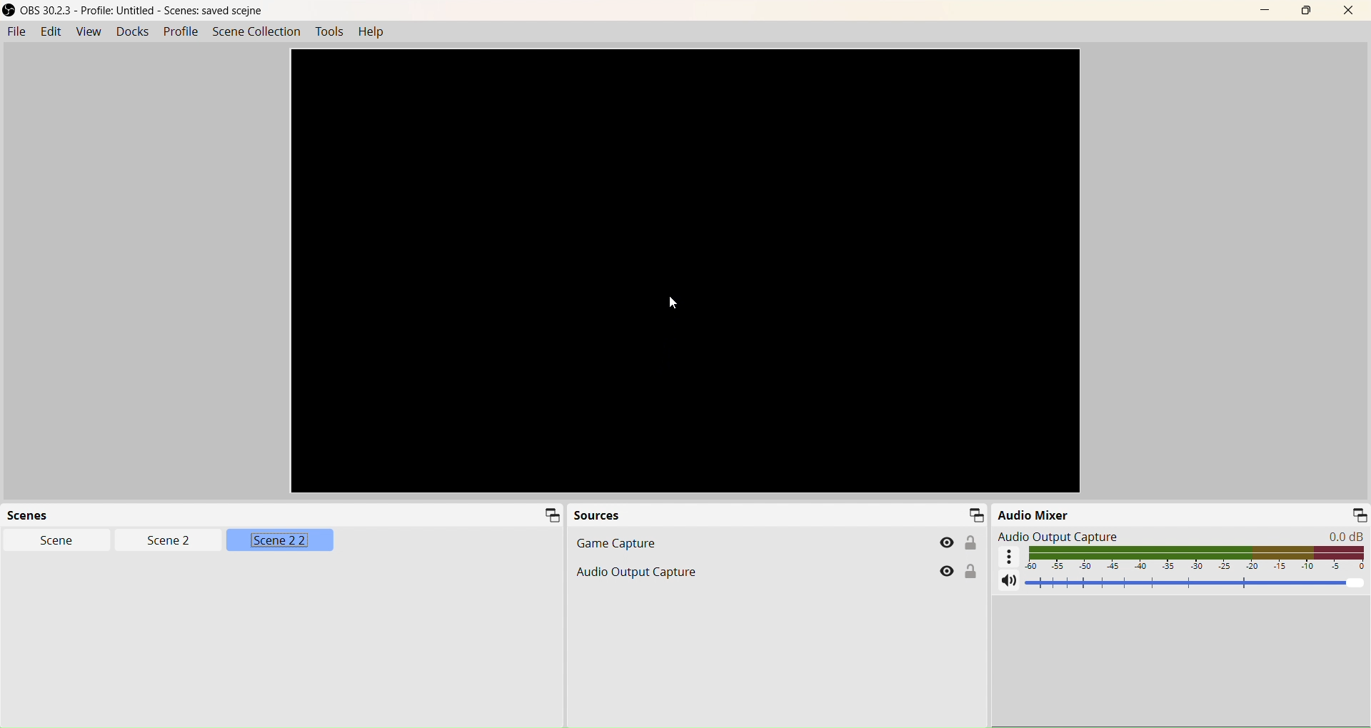 The image size is (1371, 728). Describe the element at coordinates (154, 542) in the screenshot. I see `Cursor` at that location.